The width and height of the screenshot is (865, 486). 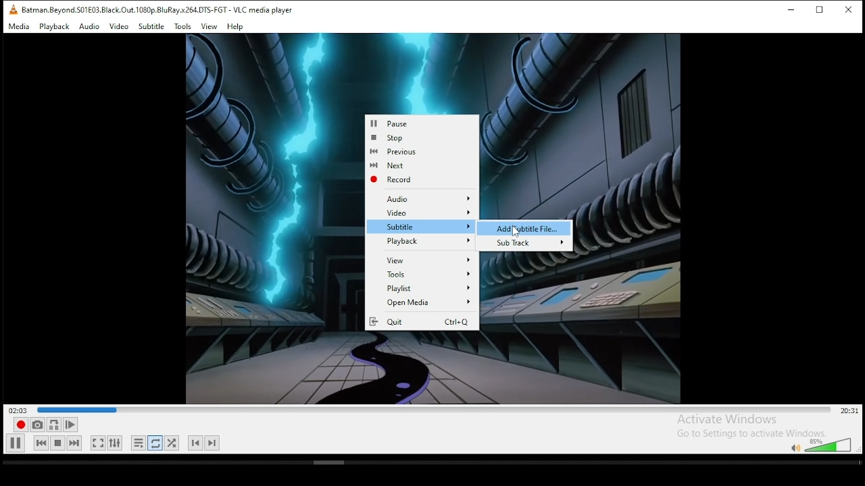 I want to click on elapsed time, so click(x=18, y=409).